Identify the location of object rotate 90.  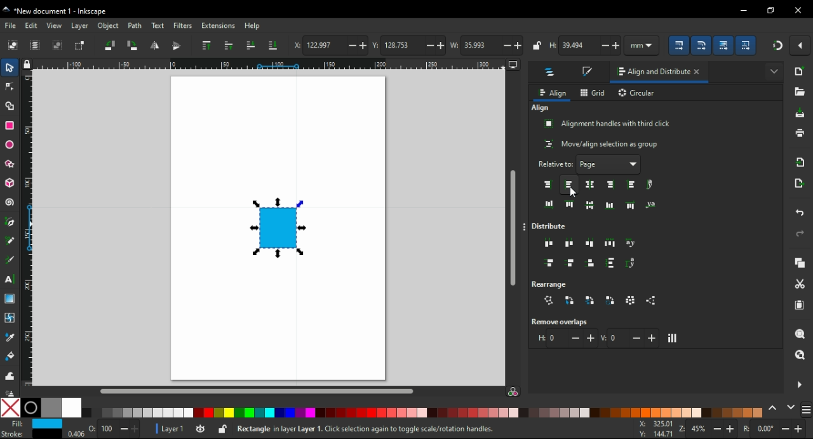
(134, 46).